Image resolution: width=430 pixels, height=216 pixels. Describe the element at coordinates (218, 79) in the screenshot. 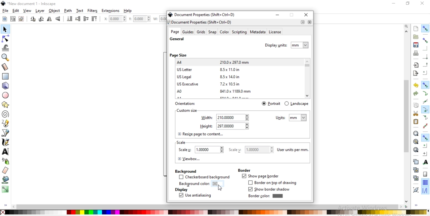

I see `A4 210.0*297.0mm —Us Letter 85x11.0in US Legal 8.5x14.0in US Executive 7.2x 10.5in A0 841.0x 1189.00 mm` at that location.